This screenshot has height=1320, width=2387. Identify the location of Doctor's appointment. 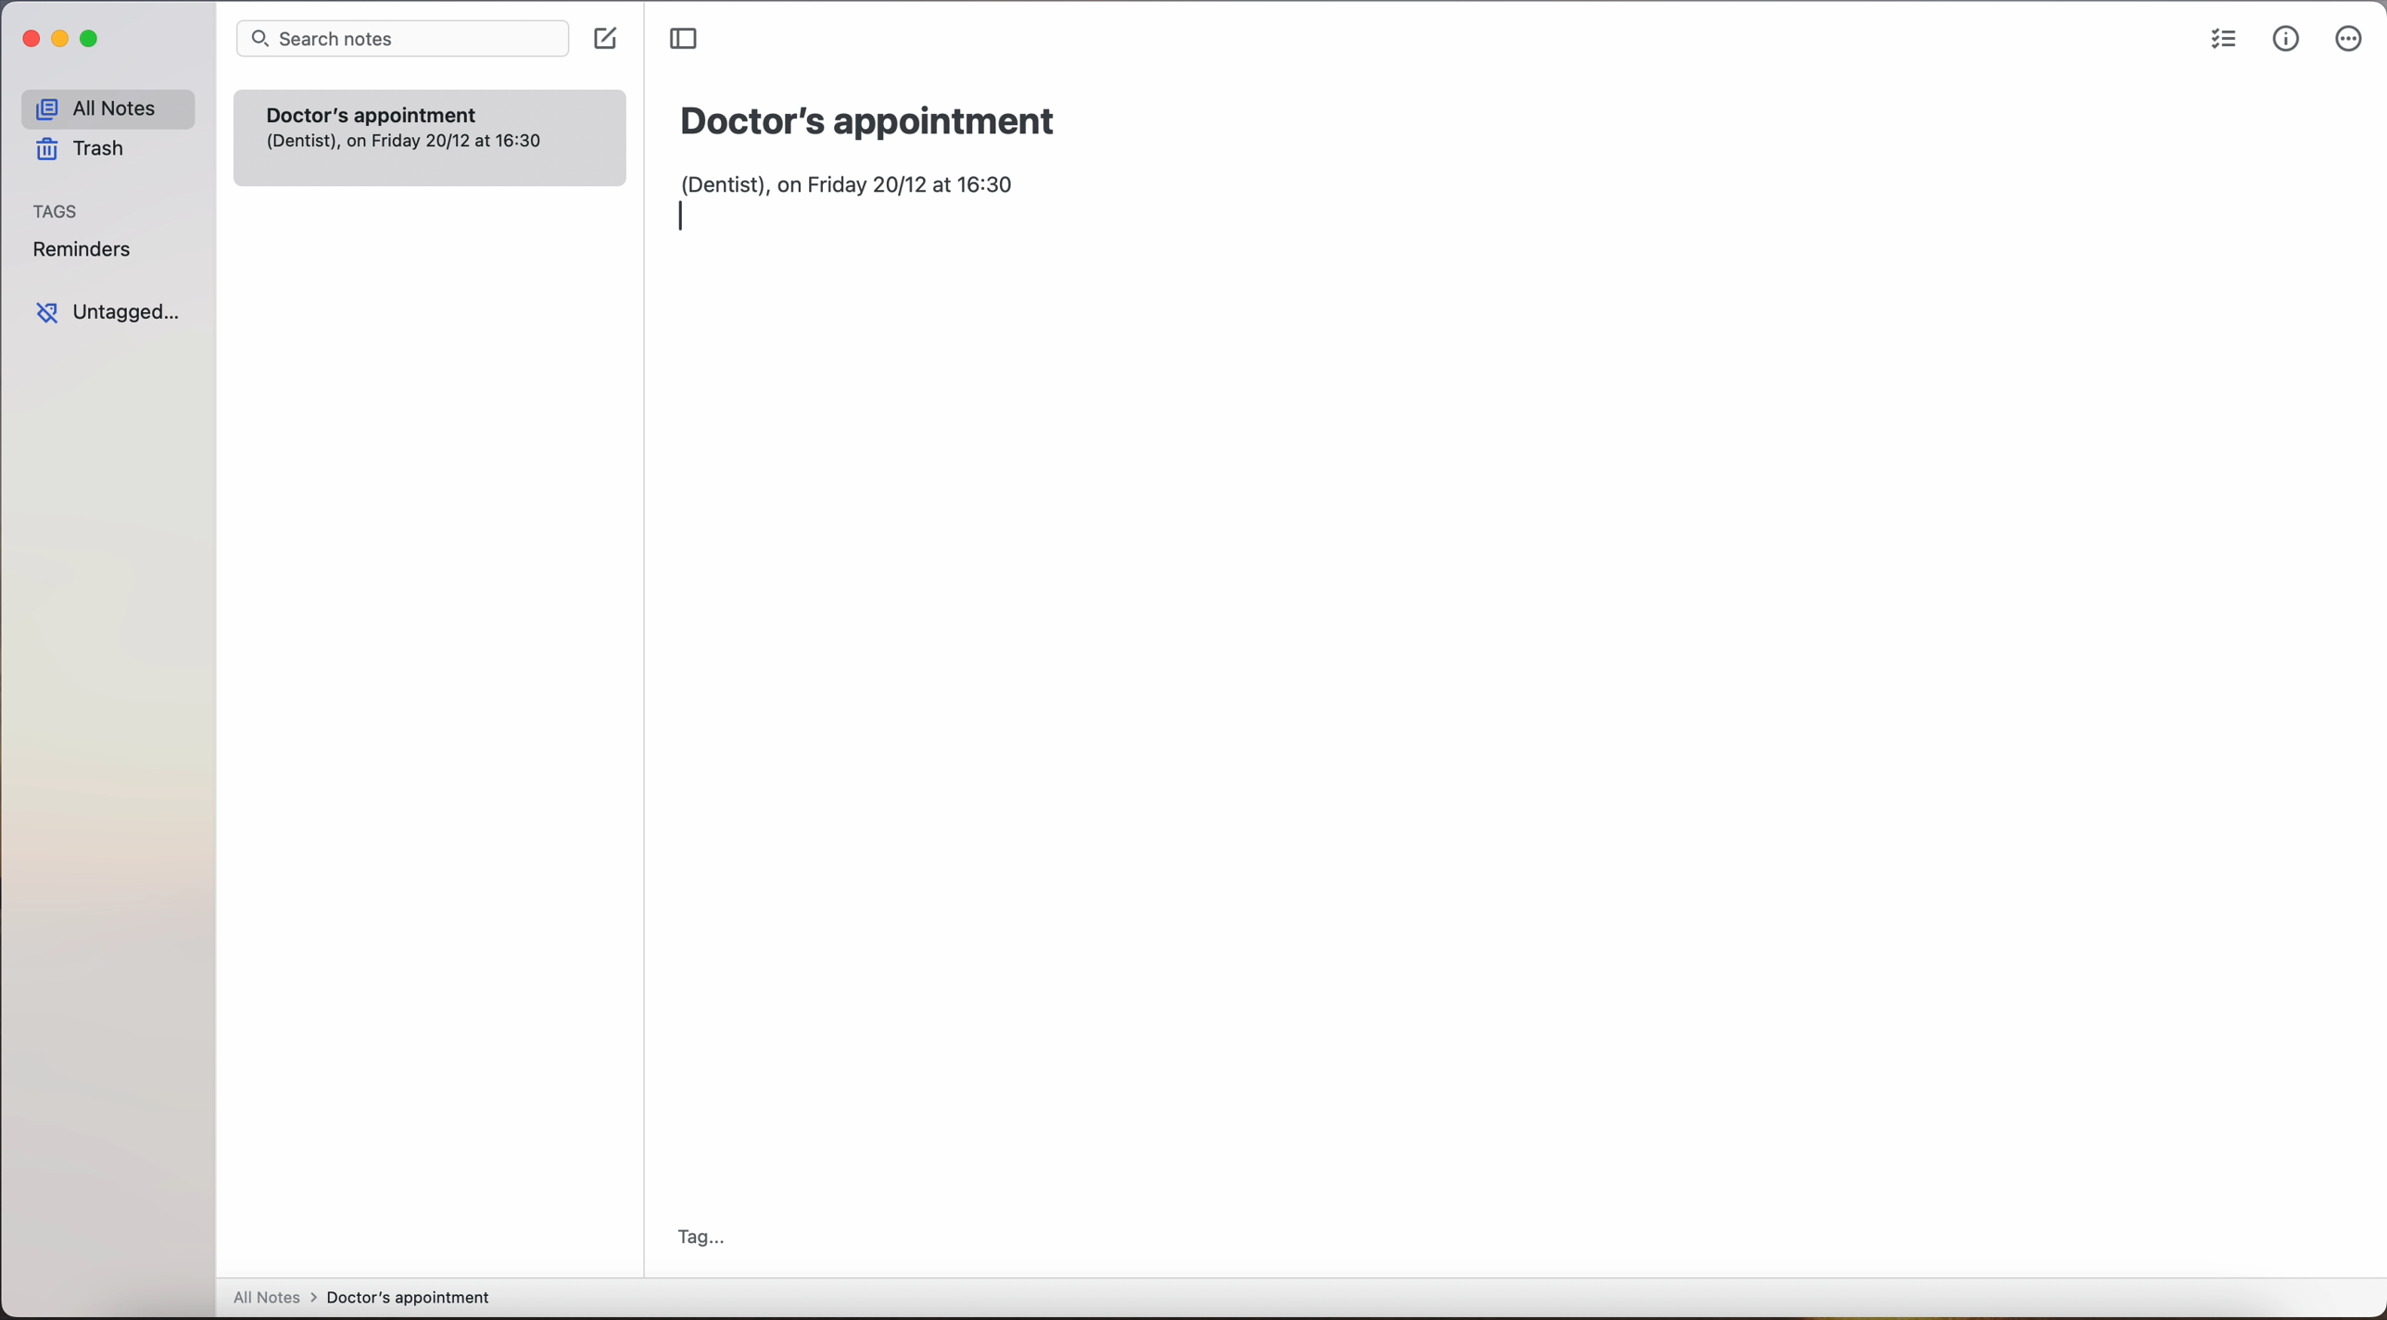
(429, 137).